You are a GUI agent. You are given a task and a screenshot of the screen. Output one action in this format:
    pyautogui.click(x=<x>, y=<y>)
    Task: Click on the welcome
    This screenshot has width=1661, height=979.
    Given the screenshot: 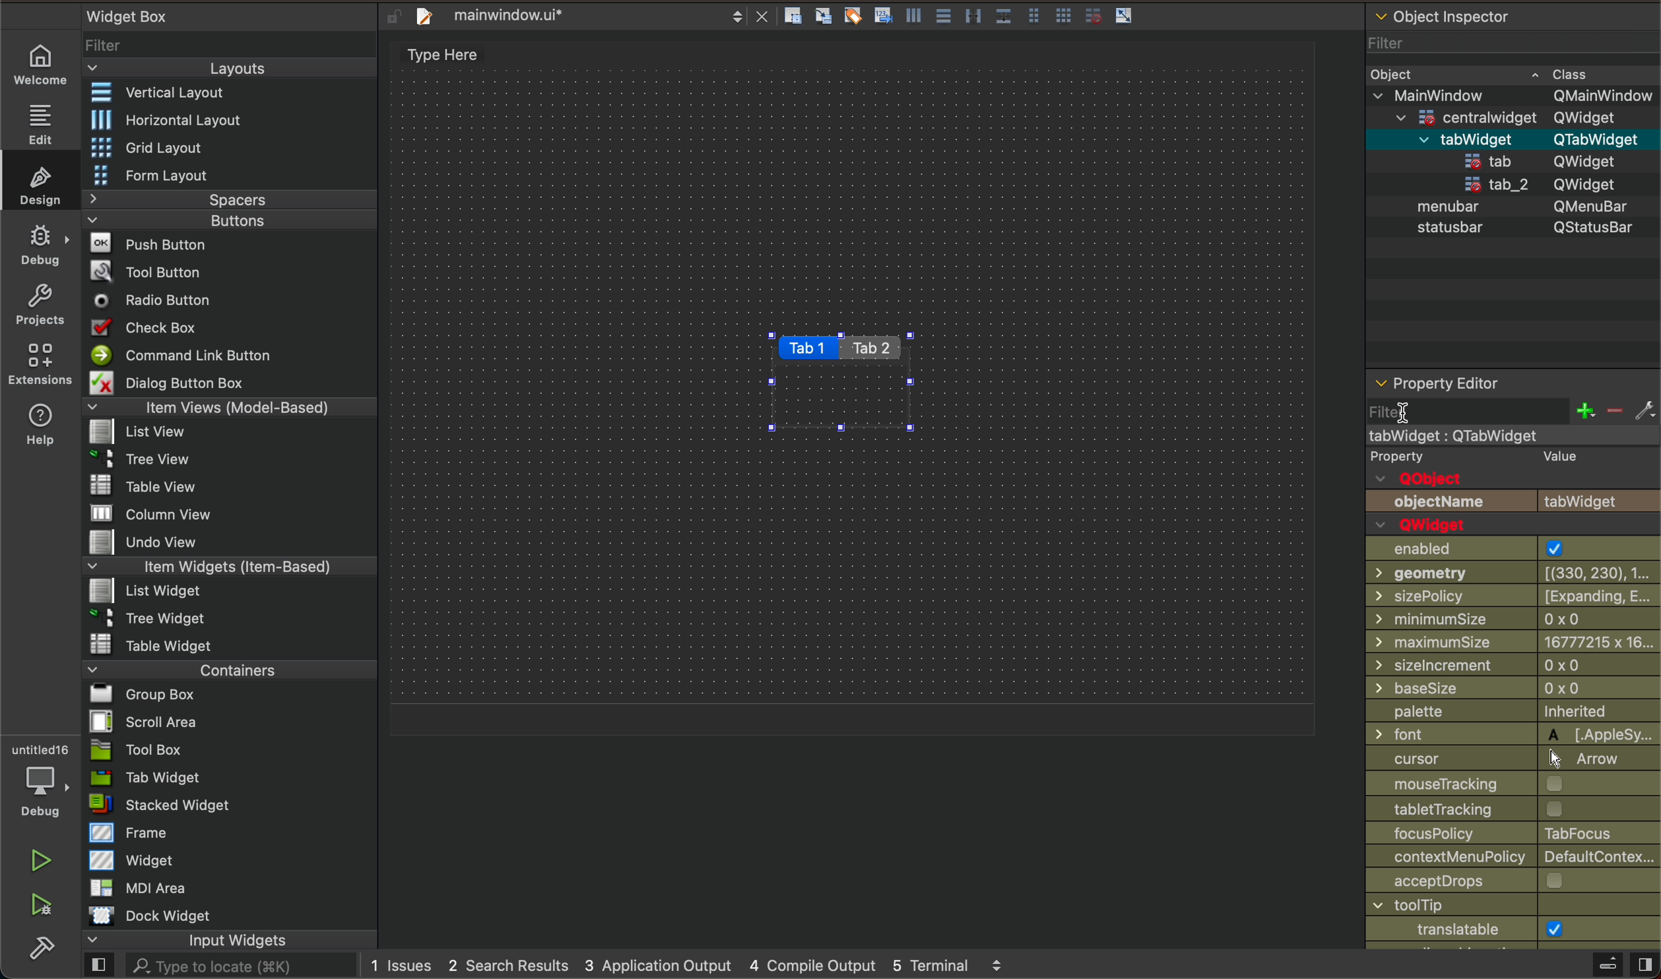 What is the action you would take?
    pyautogui.click(x=38, y=65)
    